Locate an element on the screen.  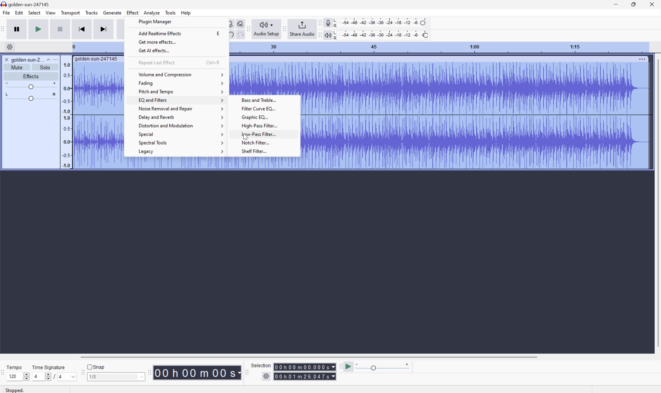
Recording level: 62% is located at coordinates (381, 23).